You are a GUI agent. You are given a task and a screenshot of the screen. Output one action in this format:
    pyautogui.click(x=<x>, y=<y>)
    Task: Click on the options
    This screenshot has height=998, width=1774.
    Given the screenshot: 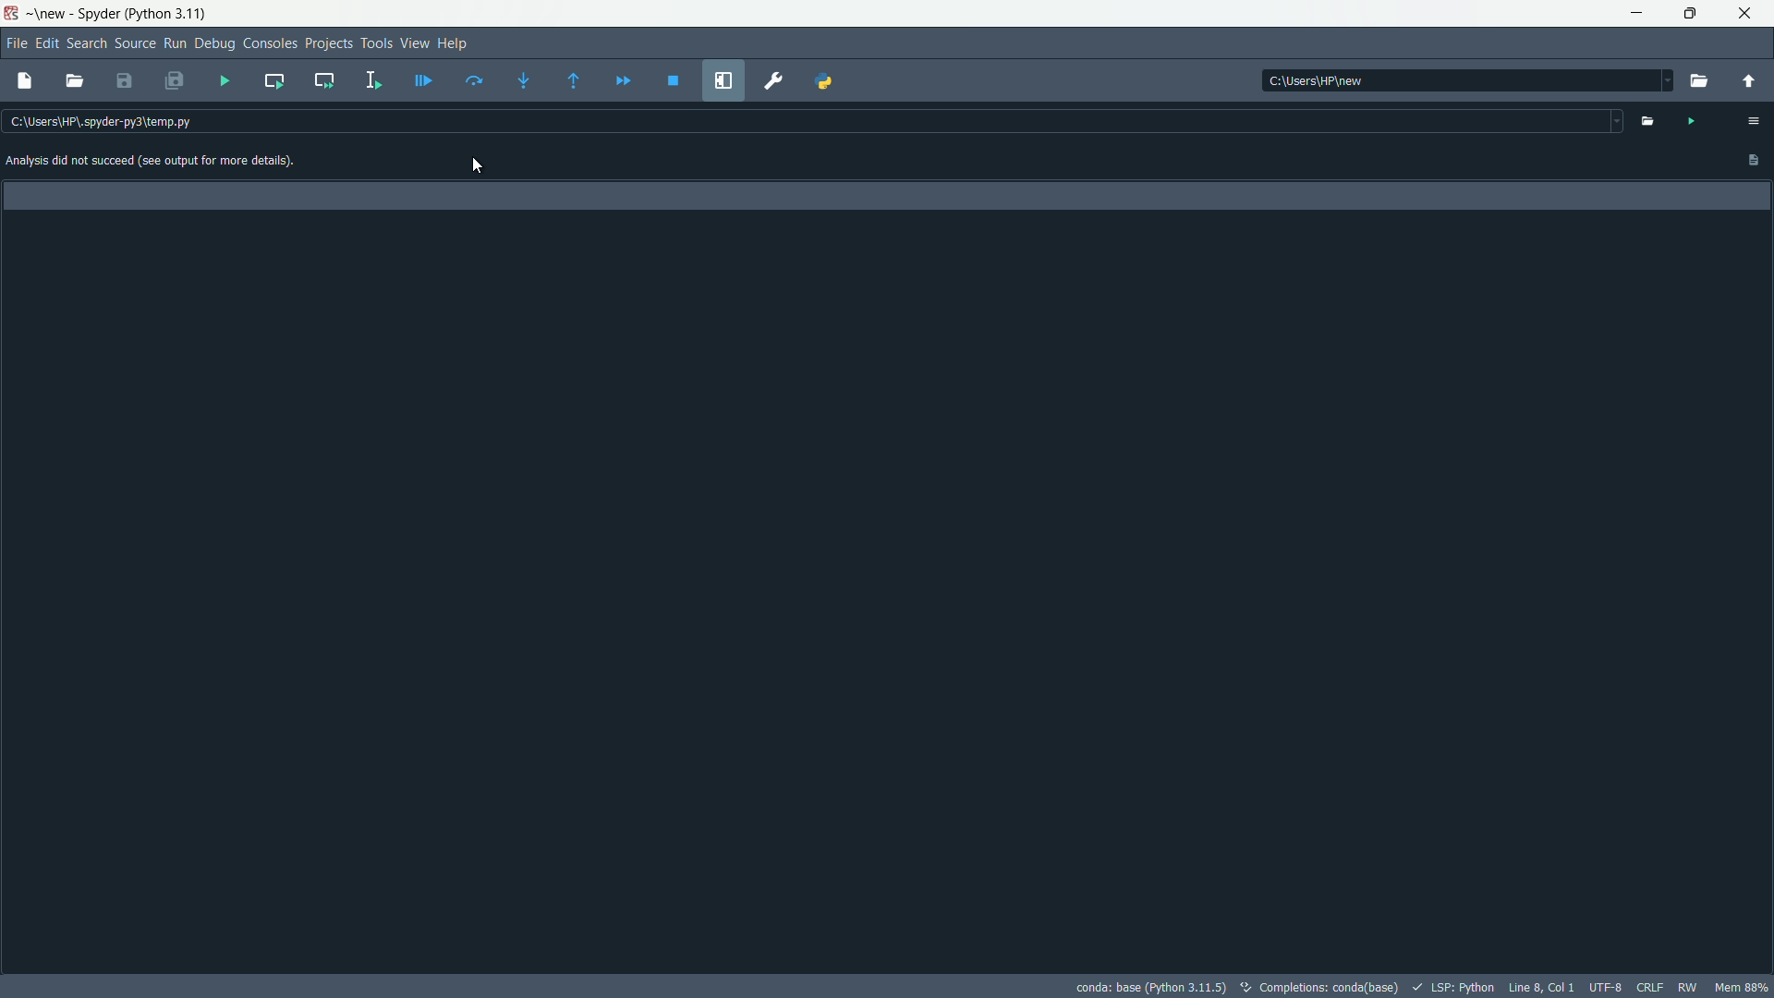 What is the action you would take?
    pyautogui.click(x=1753, y=122)
    